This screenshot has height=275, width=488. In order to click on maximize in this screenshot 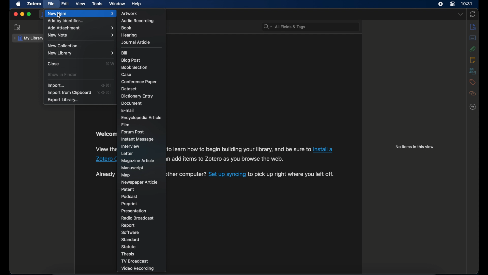, I will do `click(29, 15)`.